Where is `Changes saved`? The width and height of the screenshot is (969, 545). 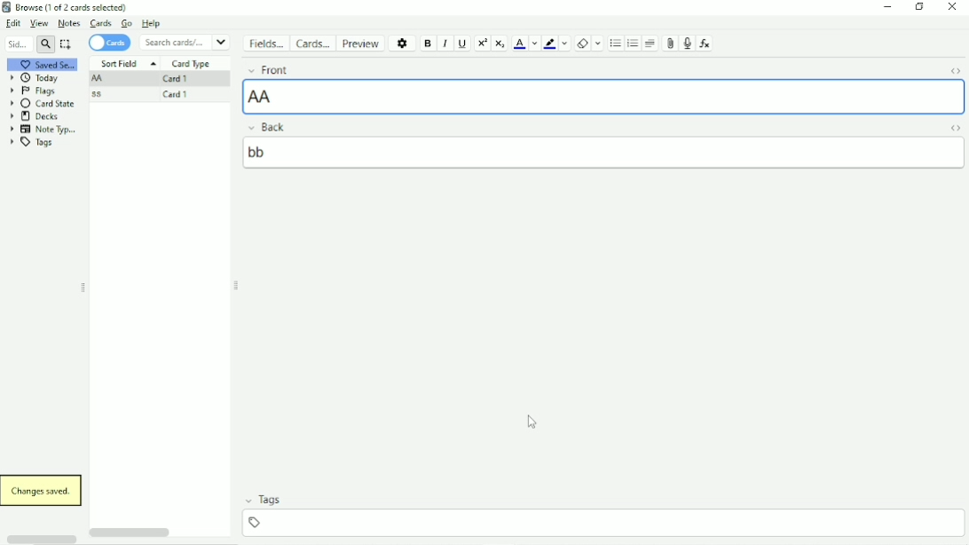
Changes saved is located at coordinates (43, 490).